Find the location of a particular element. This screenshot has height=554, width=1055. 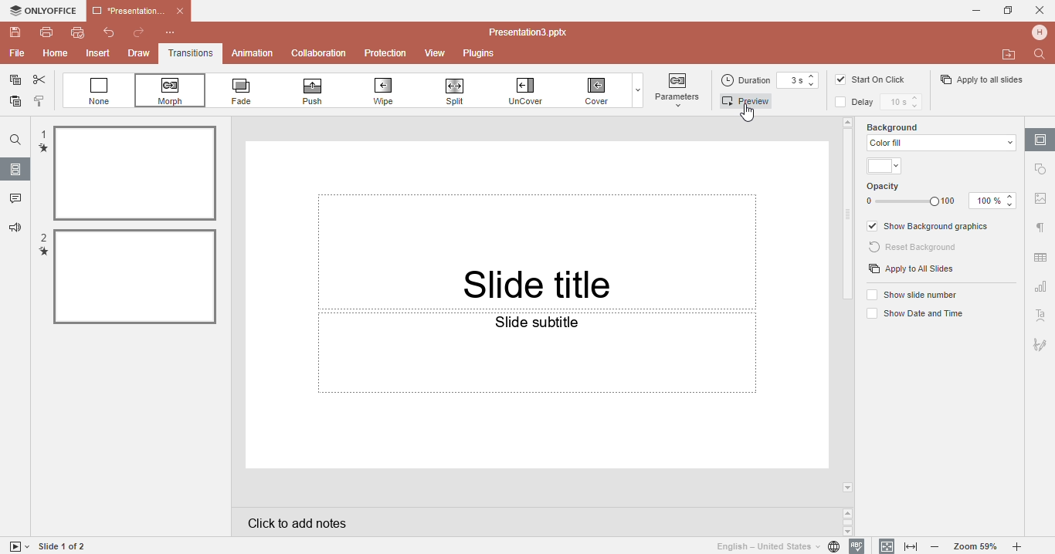

transition mark is located at coordinates (43, 148).